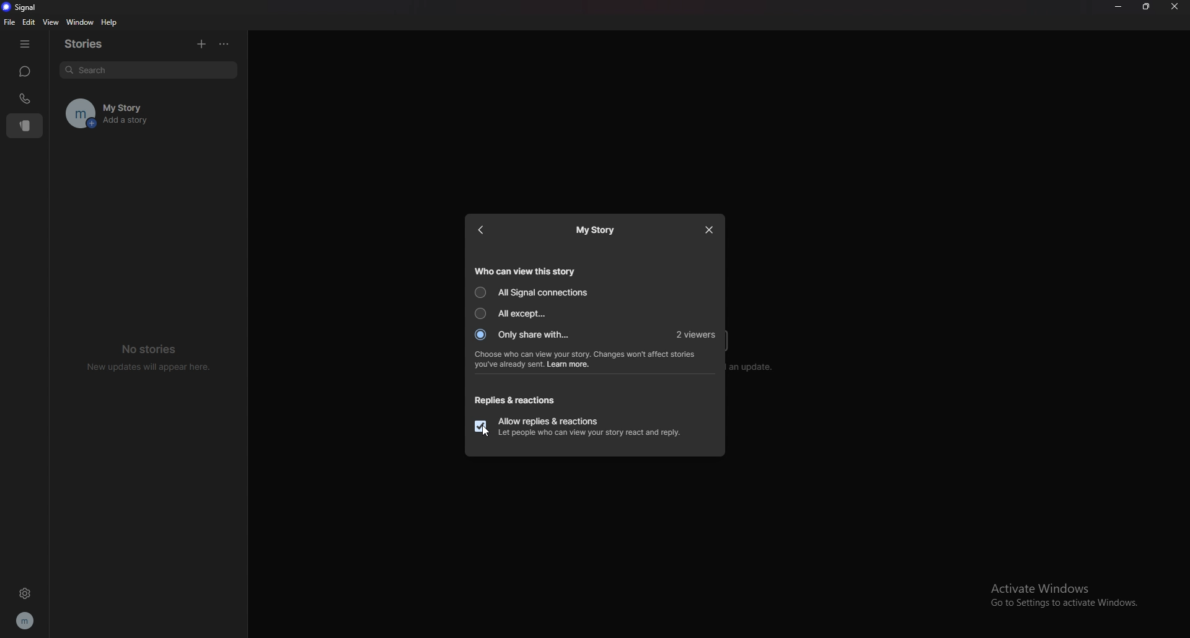  What do you see at coordinates (26, 126) in the screenshot?
I see `stories` at bounding box center [26, 126].